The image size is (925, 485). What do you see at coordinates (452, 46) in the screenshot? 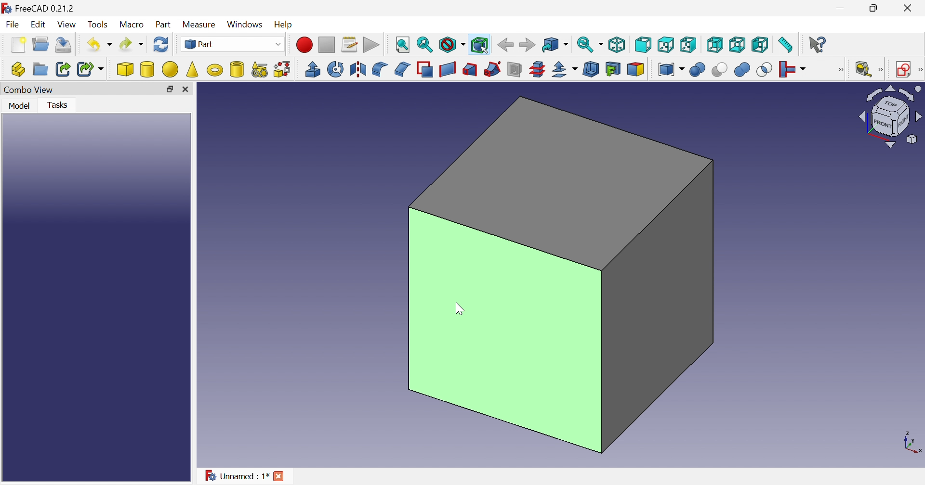
I see `Draw style ` at bounding box center [452, 46].